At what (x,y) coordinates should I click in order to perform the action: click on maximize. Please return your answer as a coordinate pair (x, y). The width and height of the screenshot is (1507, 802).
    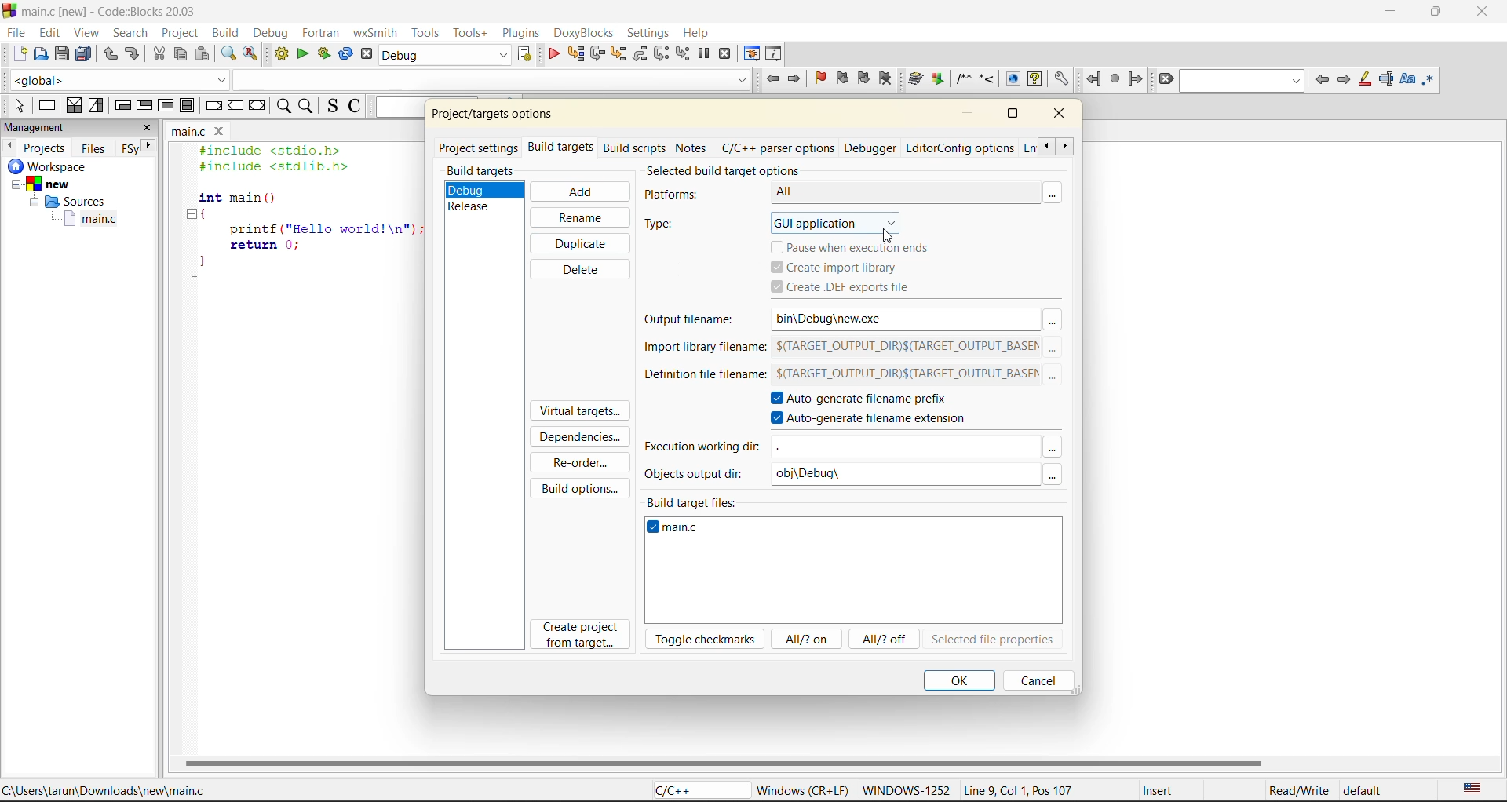
    Looking at the image, I should click on (1012, 113).